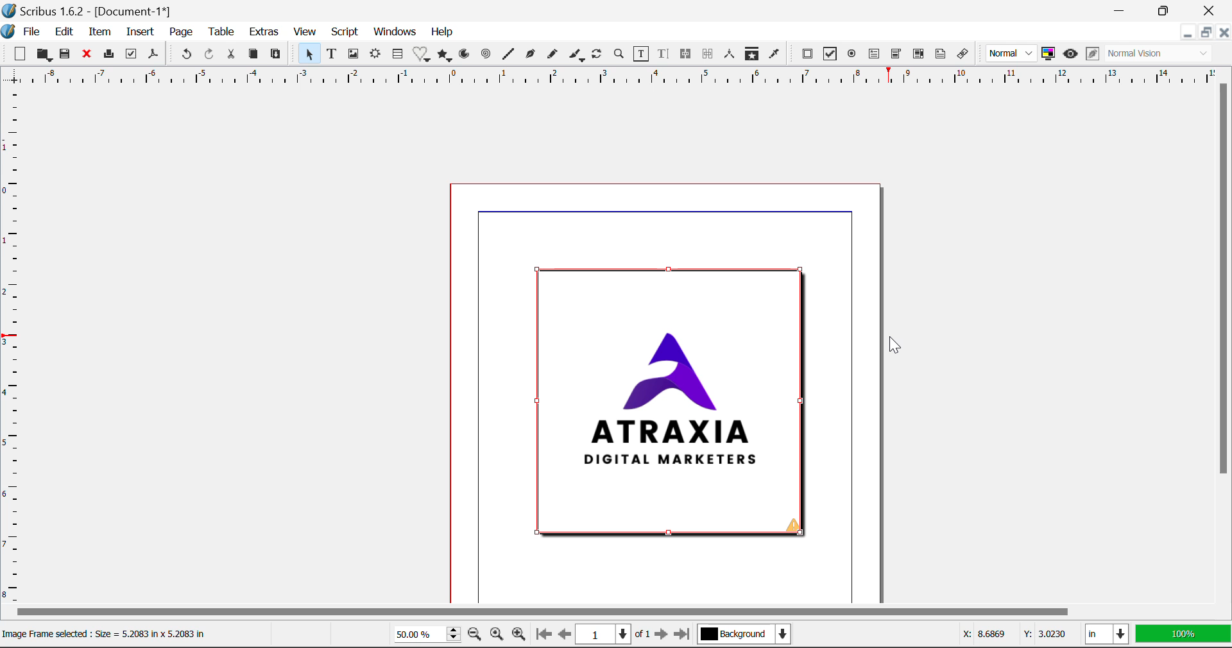  Describe the element at coordinates (332, 55) in the screenshot. I see `Text Frame` at that location.